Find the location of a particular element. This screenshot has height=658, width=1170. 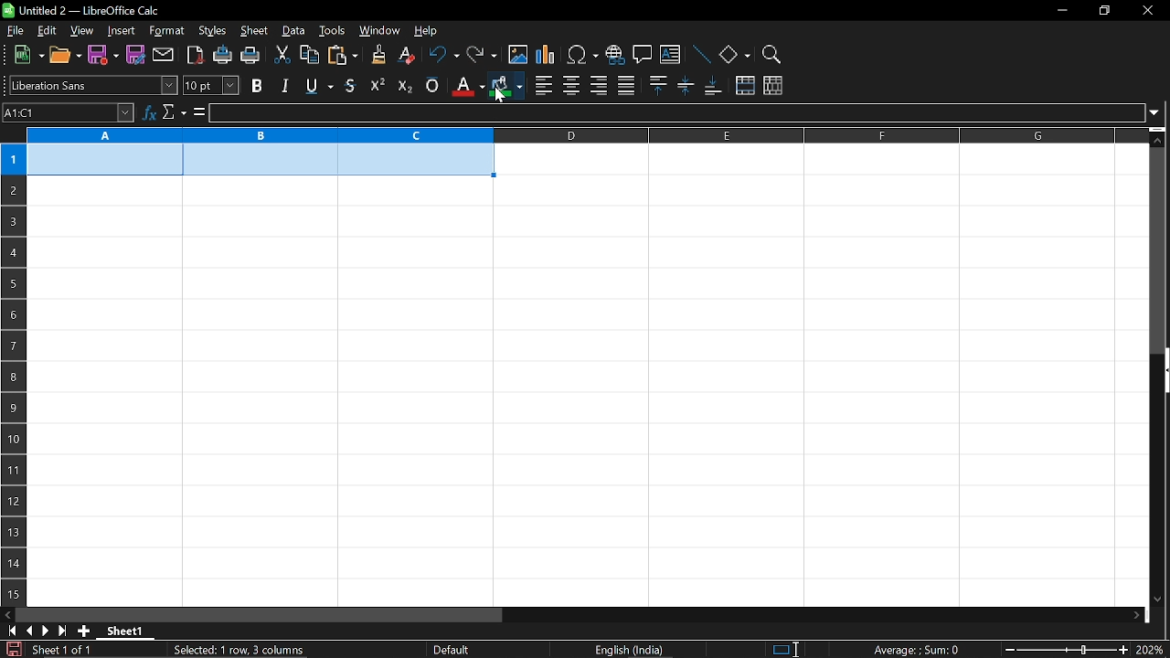

Average:;Sum: 0 is located at coordinates (916, 649).